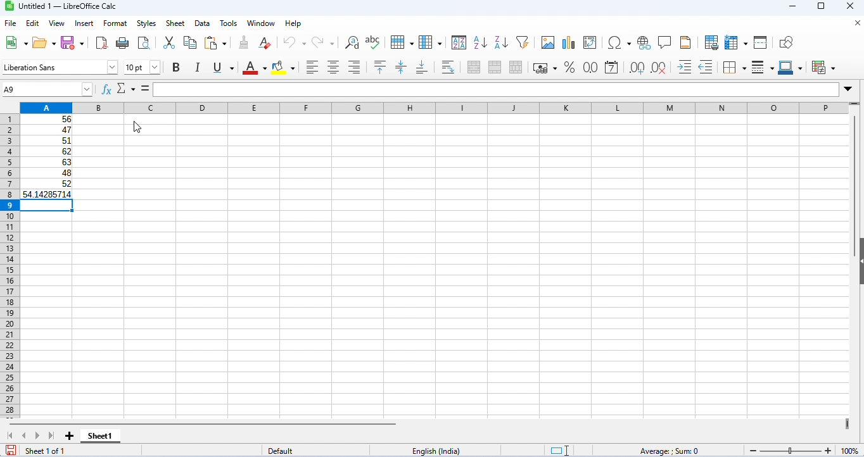  What do you see at coordinates (848, 89) in the screenshot?
I see `expand` at bounding box center [848, 89].